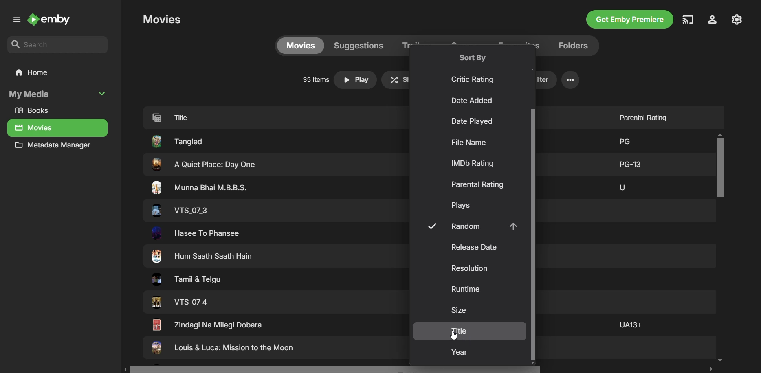 The width and height of the screenshot is (761, 373). I want to click on , so click(184, 281).